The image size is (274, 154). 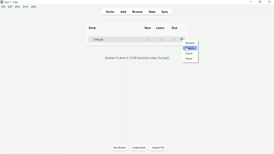 What do you see at coordinates (190, 59) in the screenshot?
I see `Delete` at bounding box center [190, 59].